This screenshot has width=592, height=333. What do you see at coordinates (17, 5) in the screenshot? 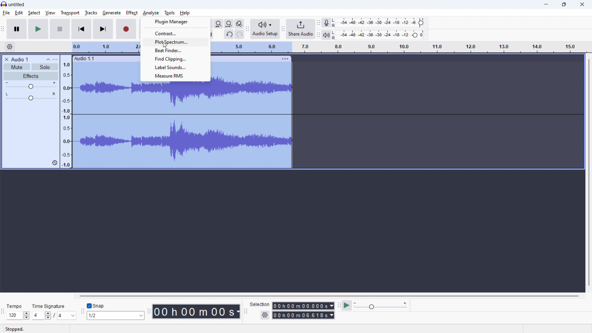
I see `title` at bounding box center [17, 5].